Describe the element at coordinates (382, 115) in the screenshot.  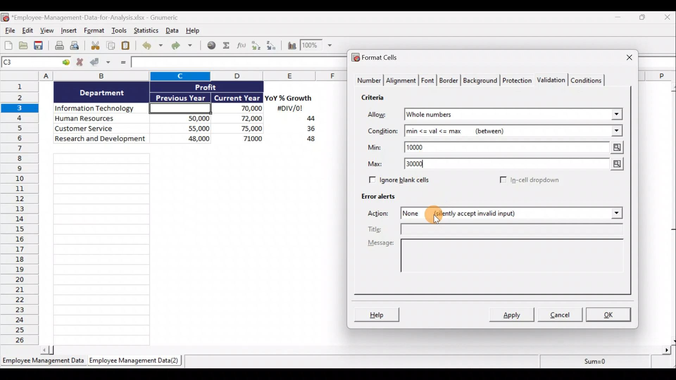
I see `Allow` at that location.